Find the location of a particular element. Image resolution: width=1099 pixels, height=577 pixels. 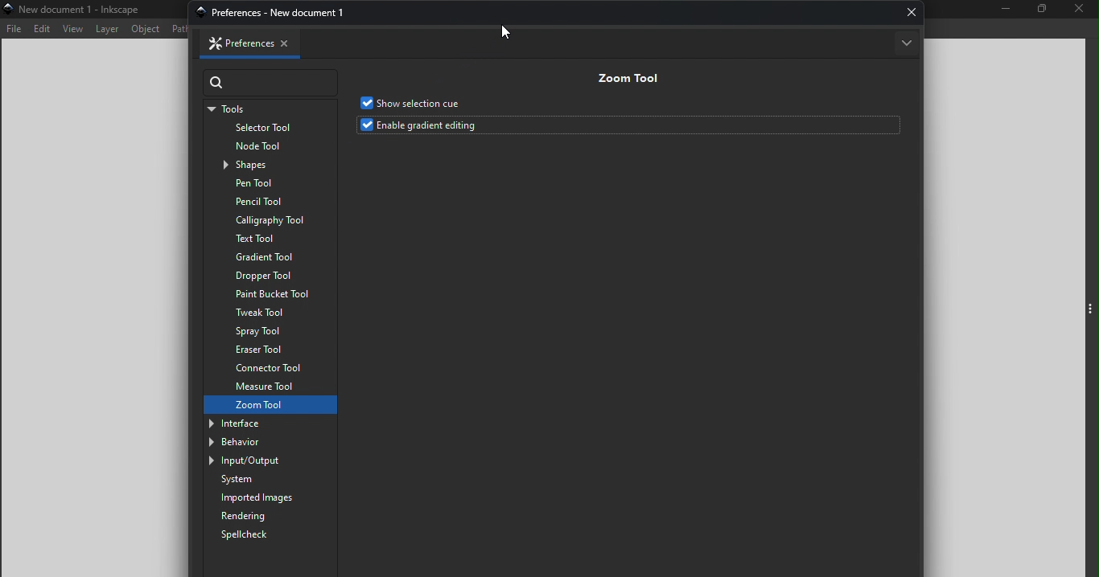

More options is located at coordinates (908, 43).